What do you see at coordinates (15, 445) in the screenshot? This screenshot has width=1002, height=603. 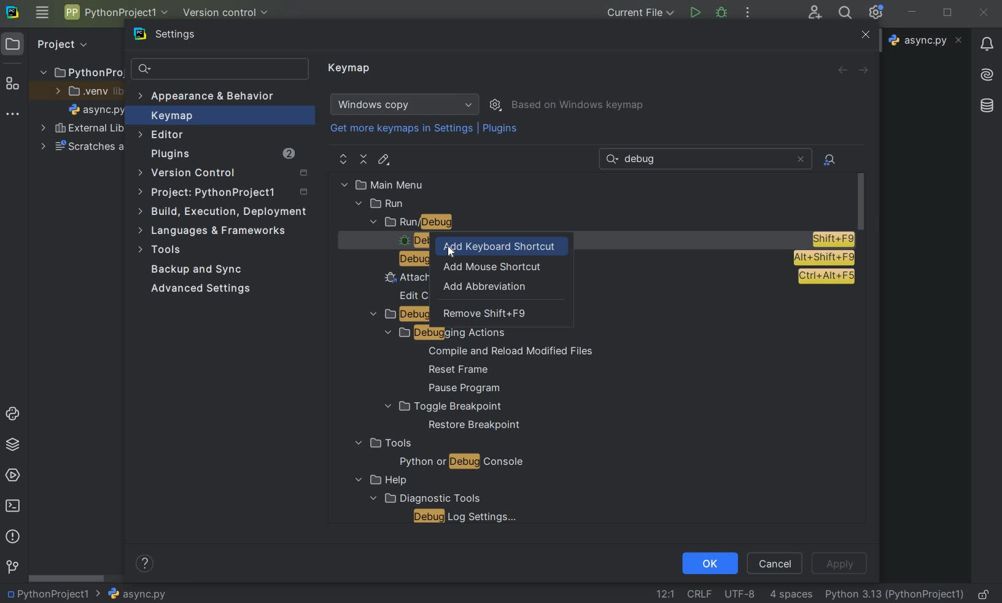 I see `python packages` at bounding box center [15, 445].